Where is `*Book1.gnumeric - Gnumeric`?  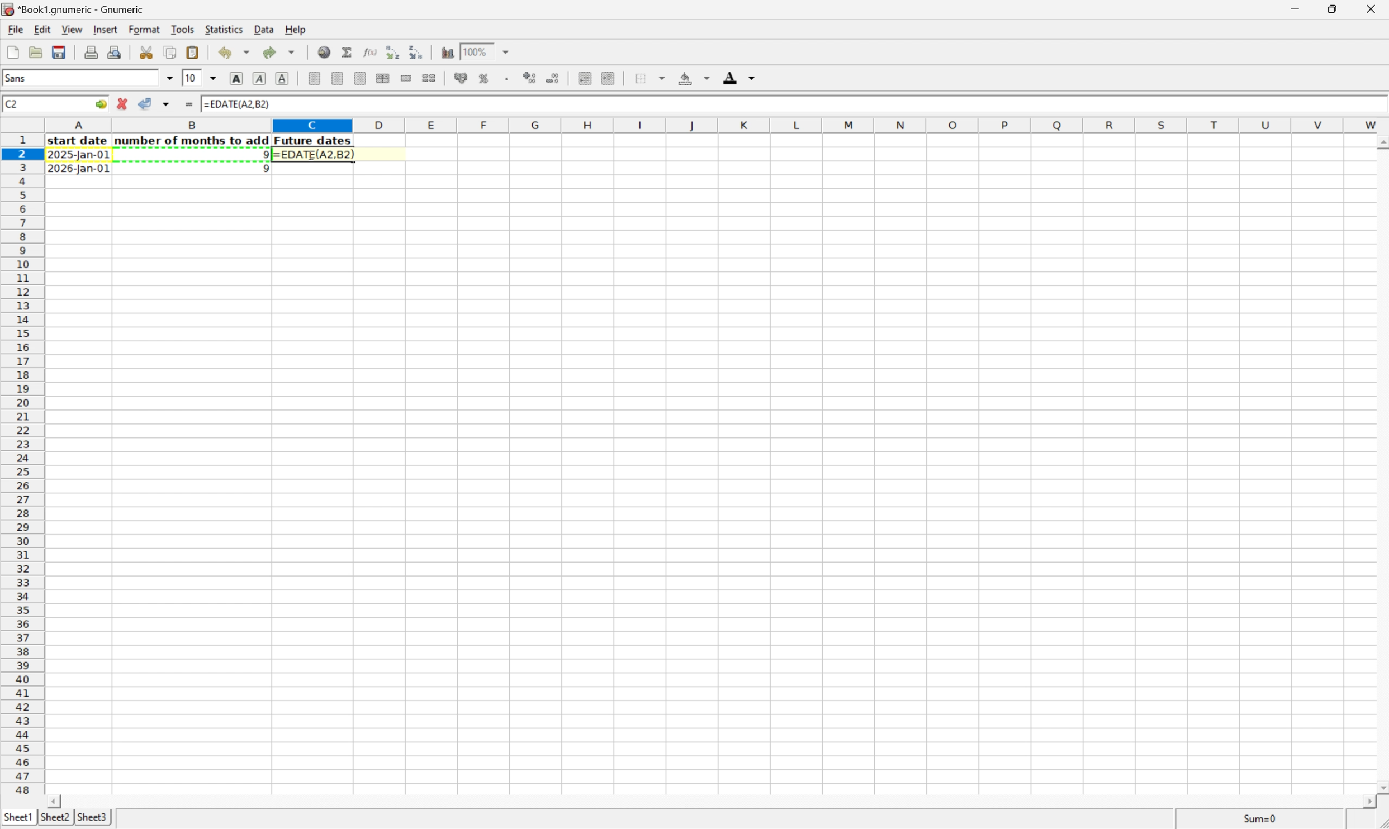 *Book1.gnumeric - Gnumeric is located at coordinates (75, 9).